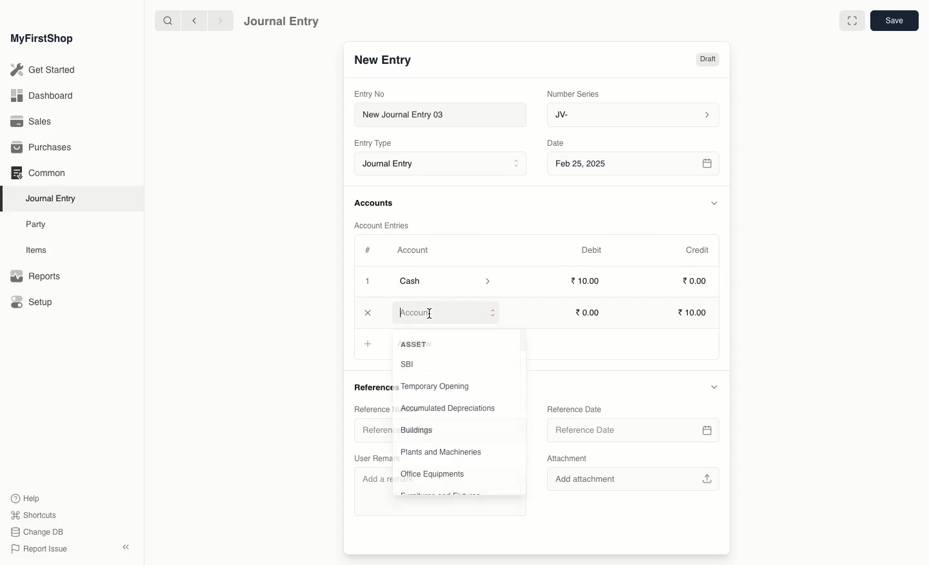 This screenshot has width=929, height=565. I want to click on Dashboard, so click(41, 95).